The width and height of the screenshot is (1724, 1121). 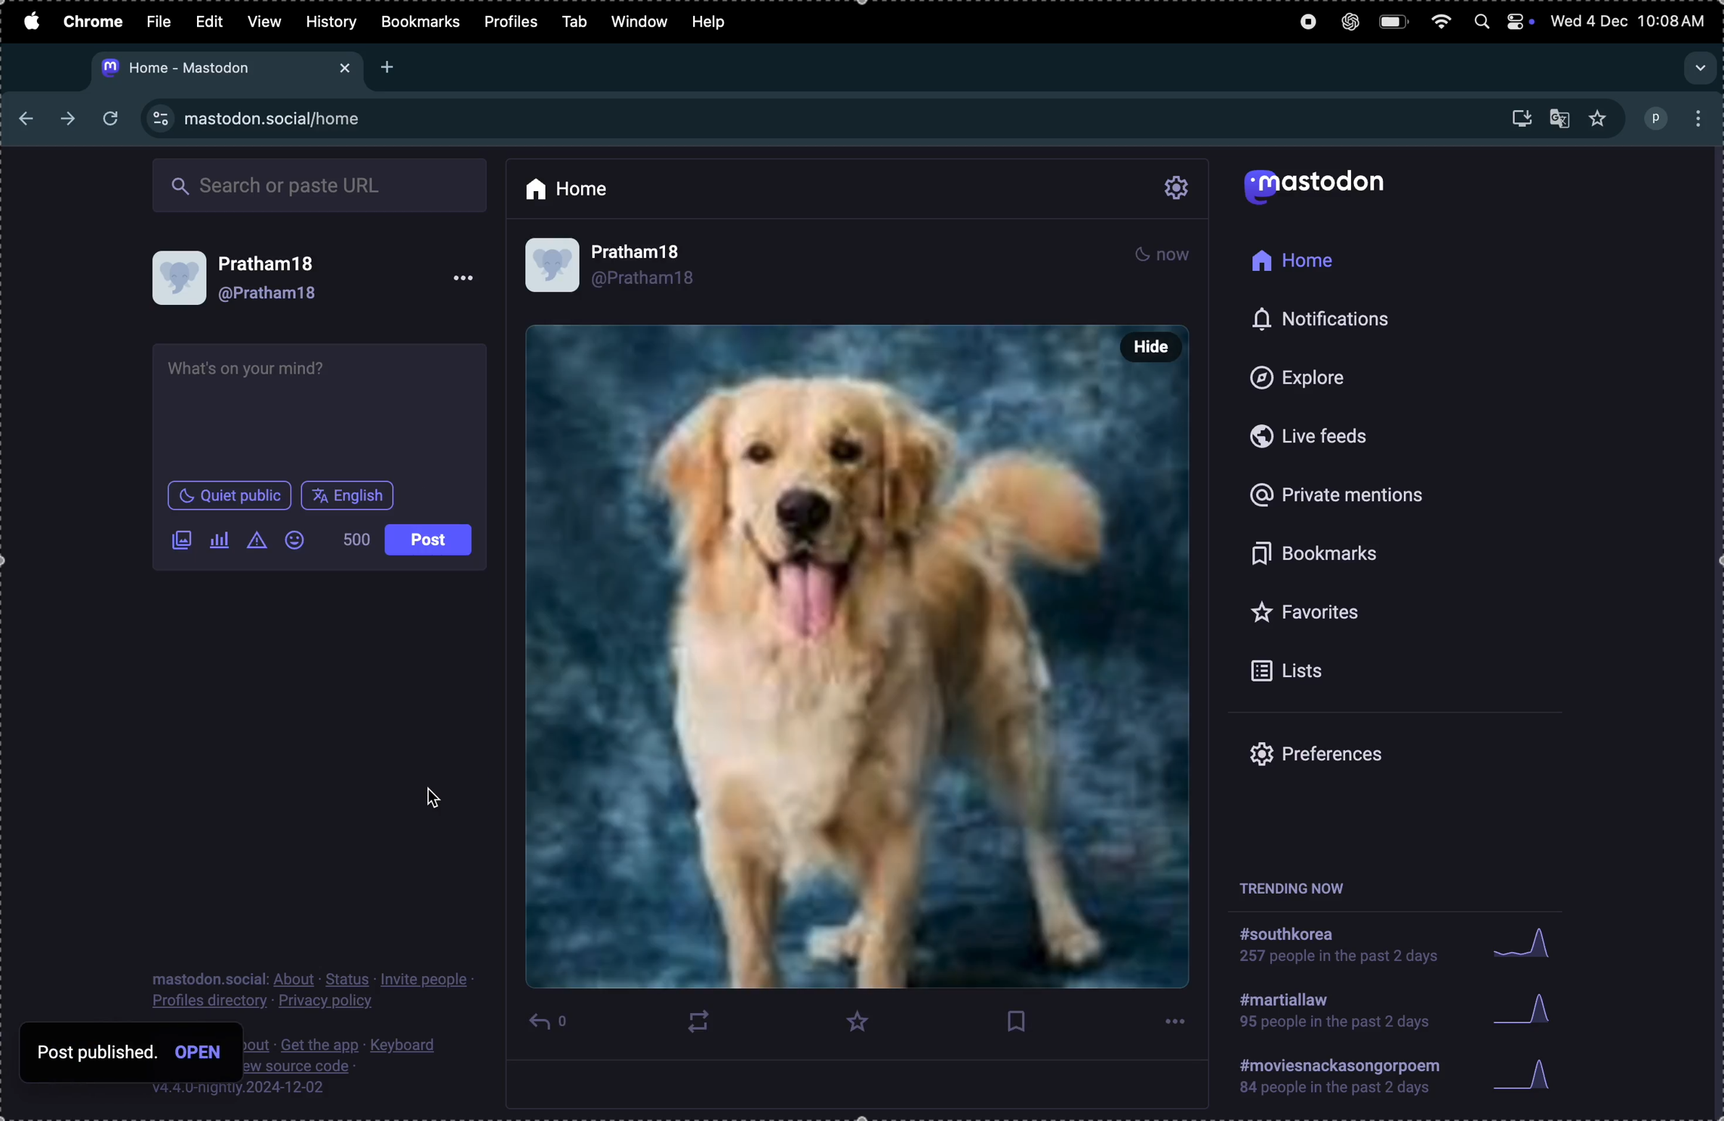 What do you see at coordinates (1524, 942) in the screenshot?
I see `Graph` at bounding box center [1524, 942].